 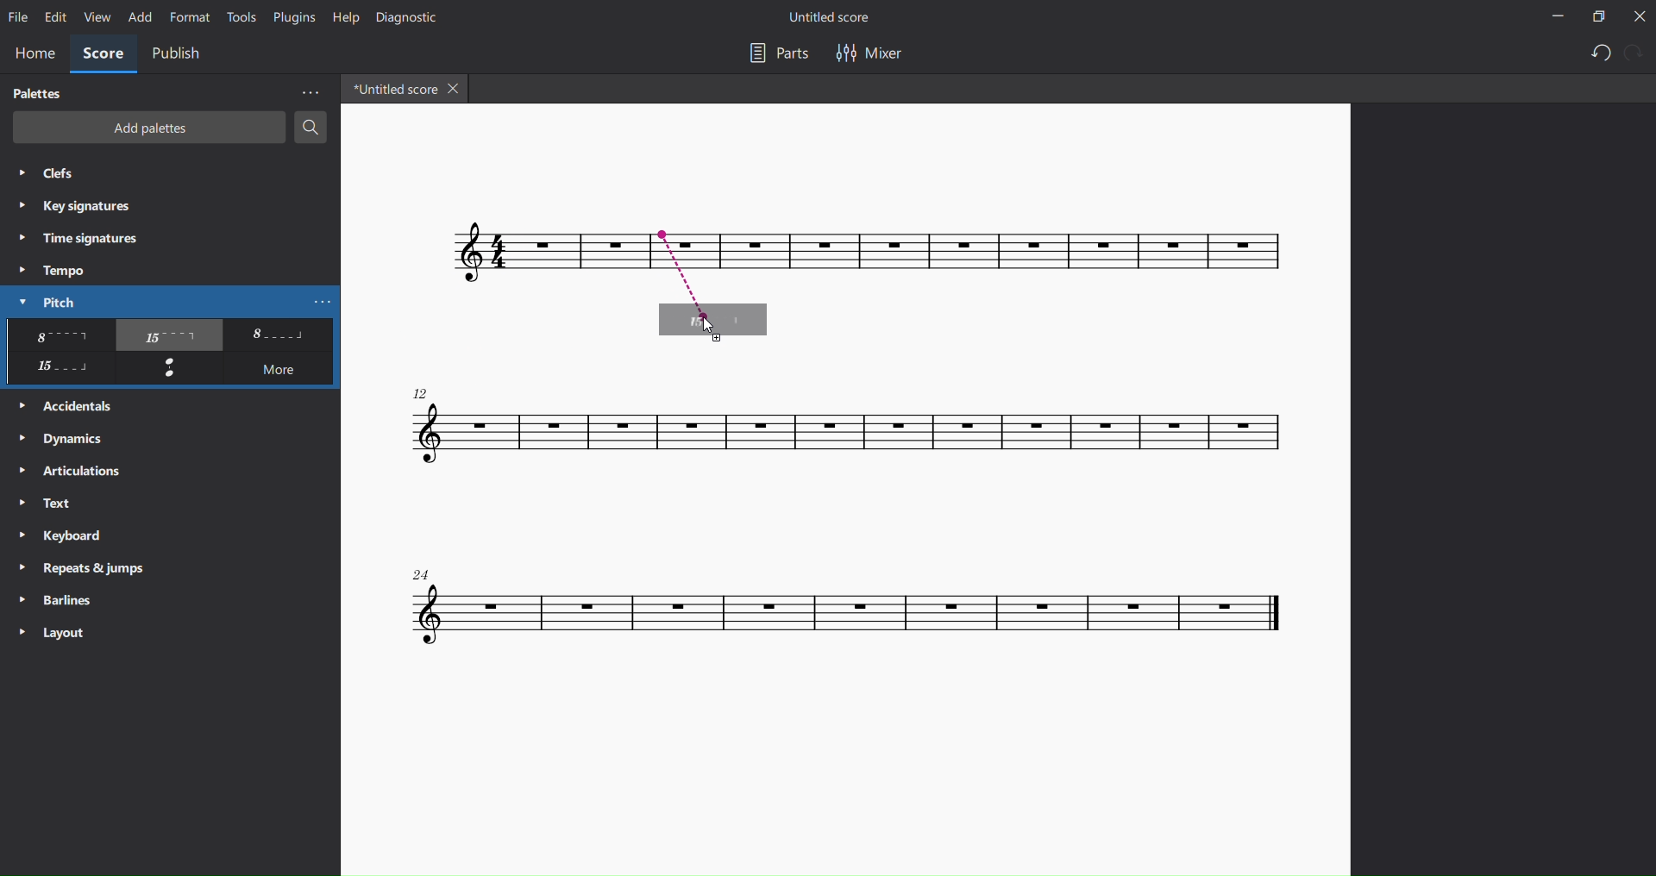 I want to click on close, so click(x=1638, y=16).